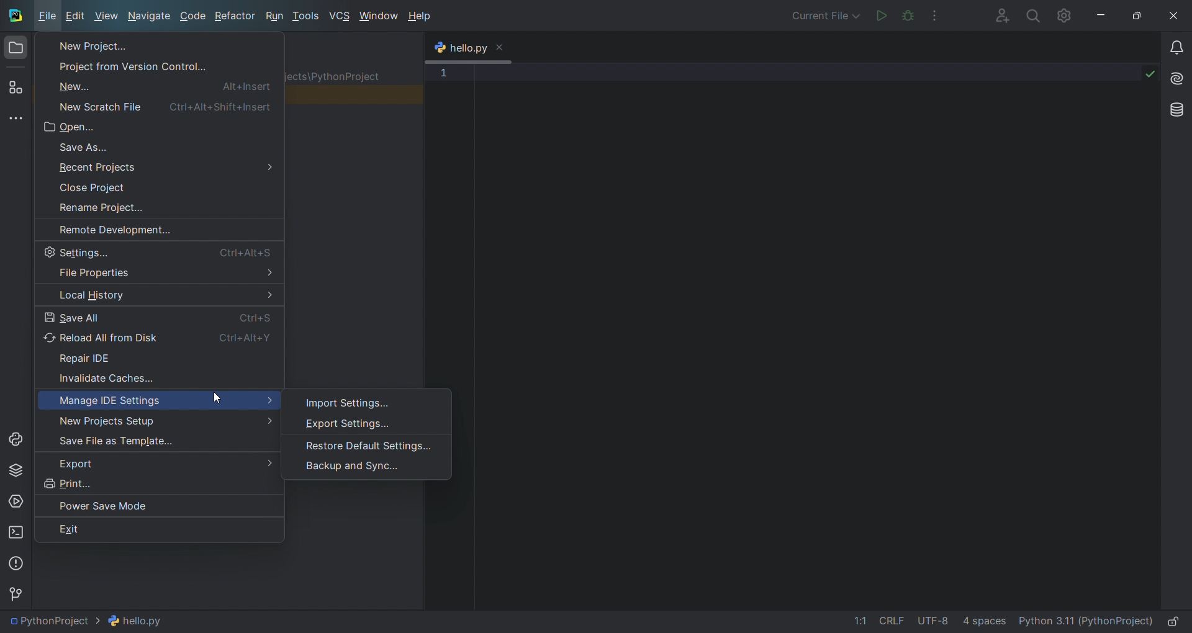 The width and height of the screenshot is (1192, 633). I want to click on setup, so click(158, 420).